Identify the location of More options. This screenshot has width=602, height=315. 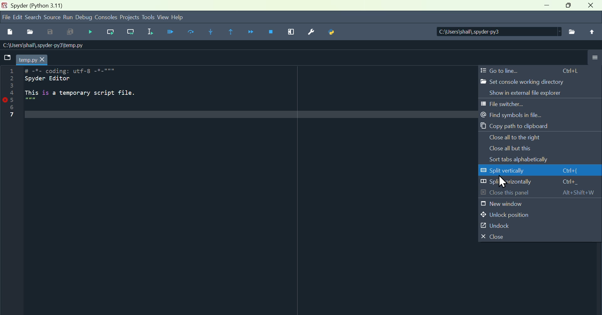
(593, 57).